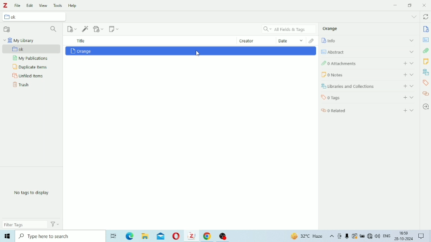  Describe the element at coordinates (25, 224) in the screenshot. I see `Filter Tags` at that location.